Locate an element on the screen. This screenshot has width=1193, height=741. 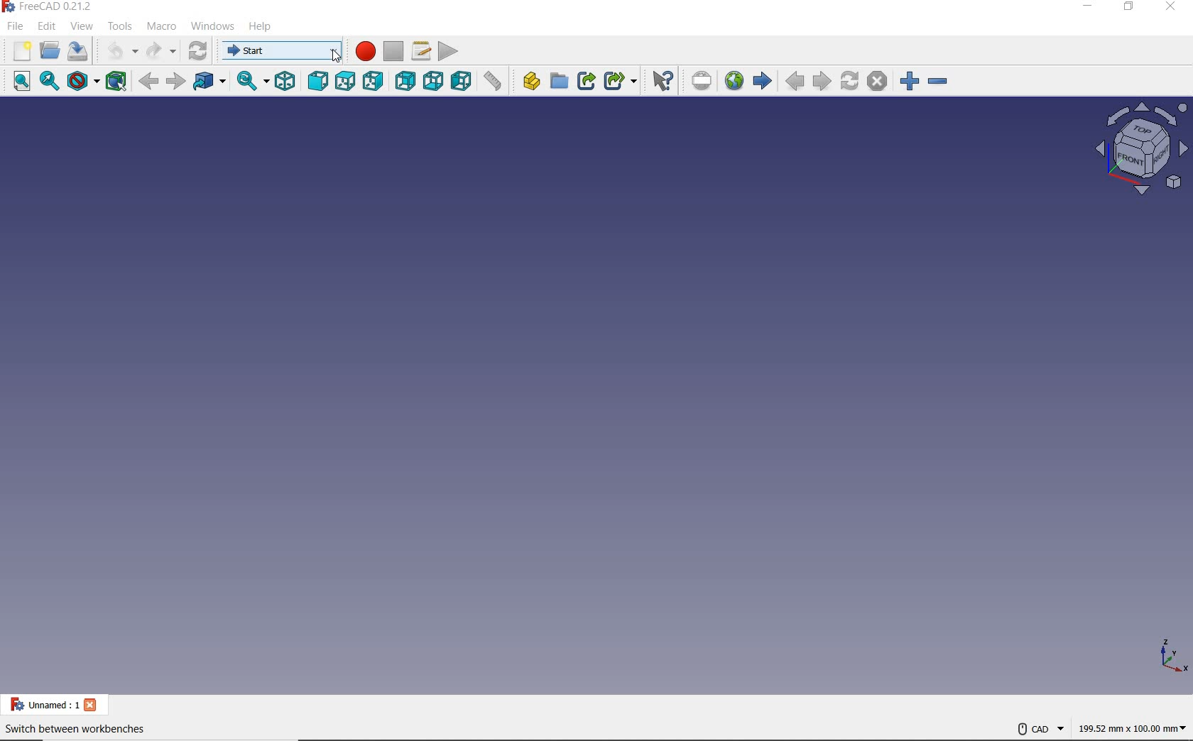
WHAT'S THIS is located at coordinates (660, 82).